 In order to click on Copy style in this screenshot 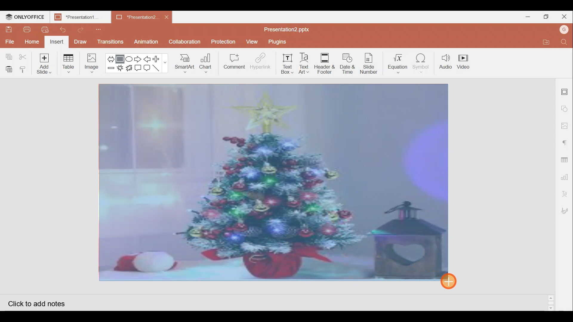, I will do `click(24, 69)`.